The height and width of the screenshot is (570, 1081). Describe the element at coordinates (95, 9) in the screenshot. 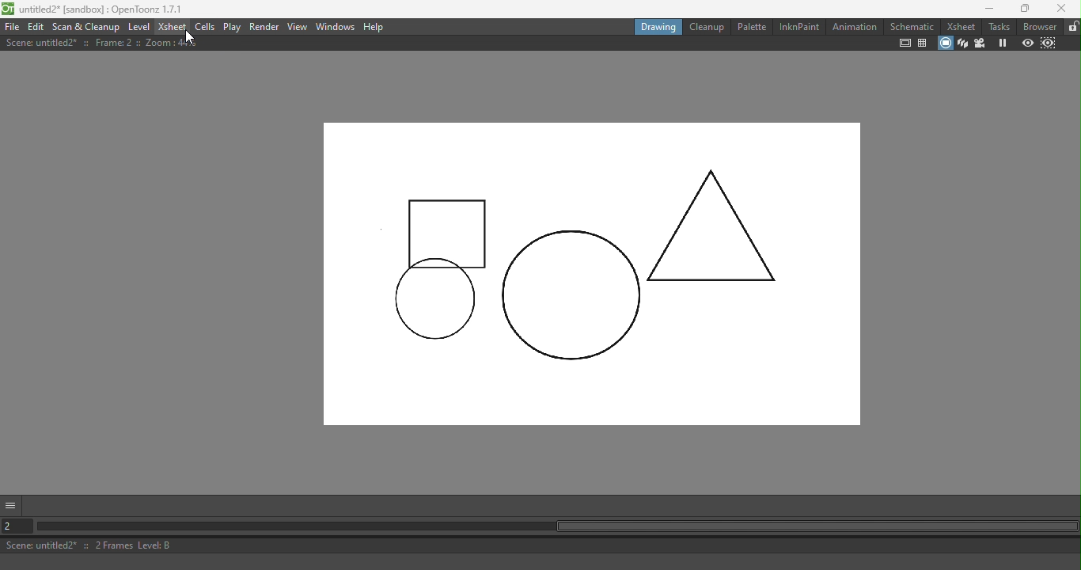

I see `untitled2* [sandbox] : OpenToonz 1.7.1` at that location.